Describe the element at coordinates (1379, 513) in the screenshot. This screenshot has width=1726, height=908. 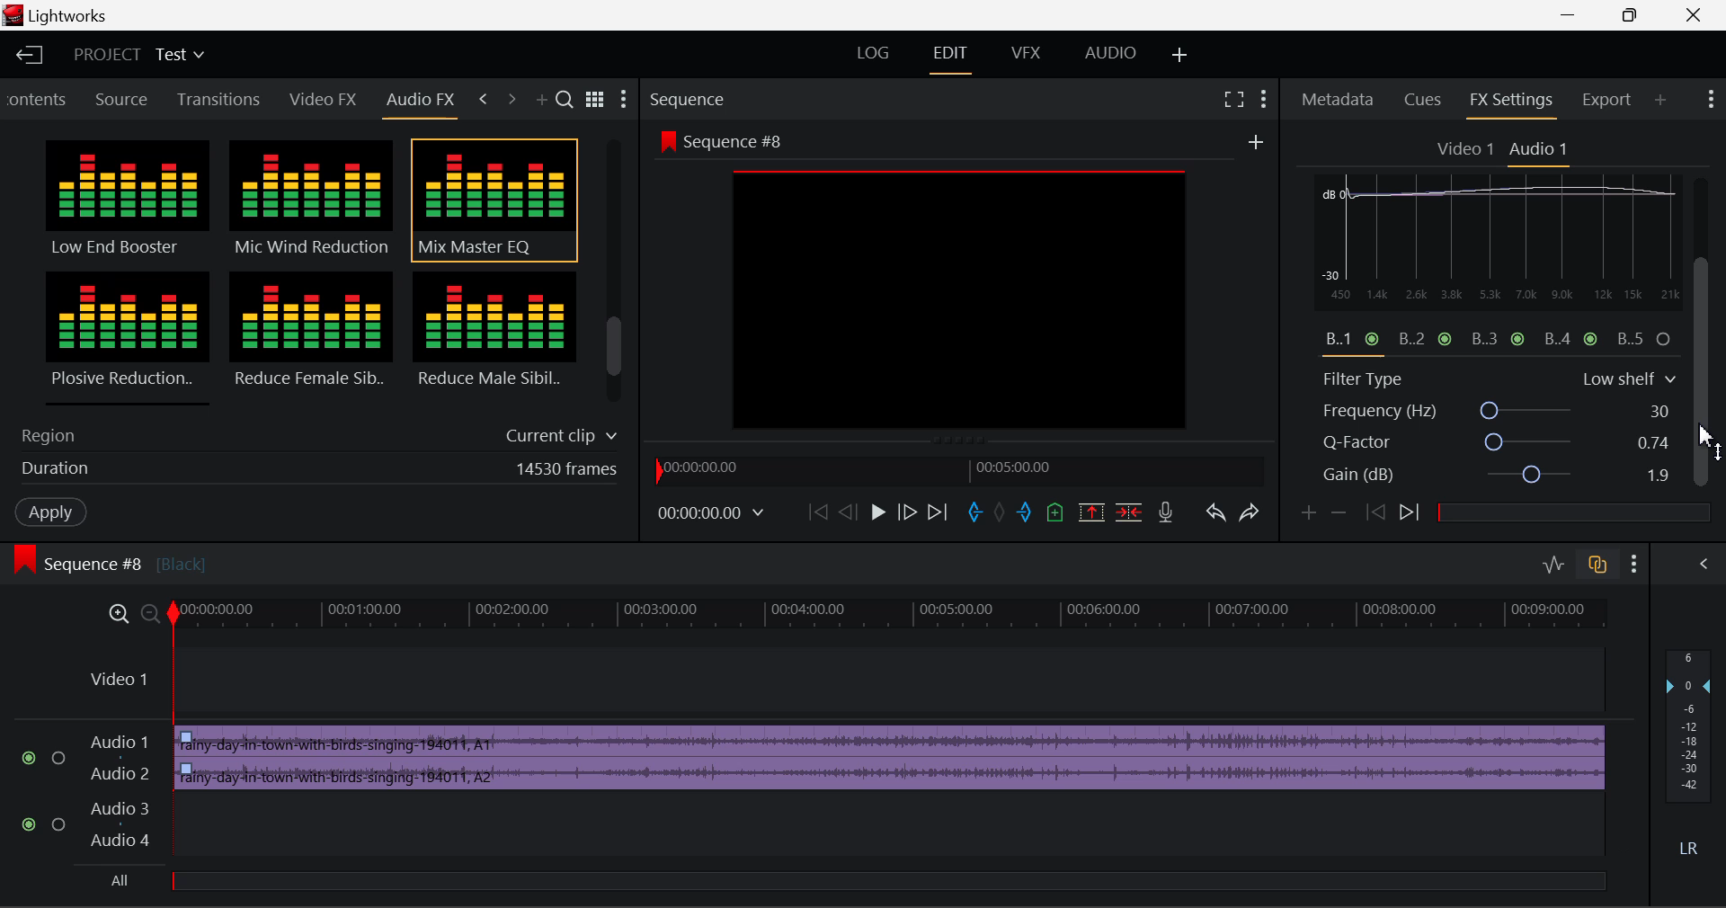
I see `Previous keyframe` at that location.